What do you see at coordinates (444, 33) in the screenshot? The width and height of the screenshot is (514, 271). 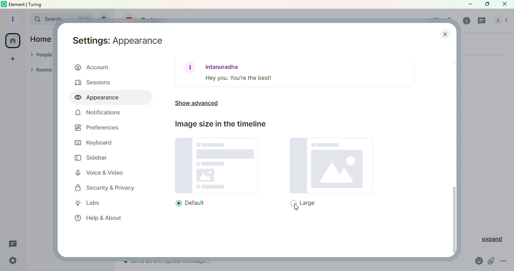 I see `Close` at bounding box center [444, 33].